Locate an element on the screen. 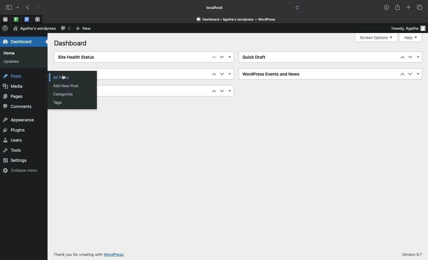 Image resolution: width=428 pixels, height=260 pixels. Add new tab is located at coordinates (408, 8).